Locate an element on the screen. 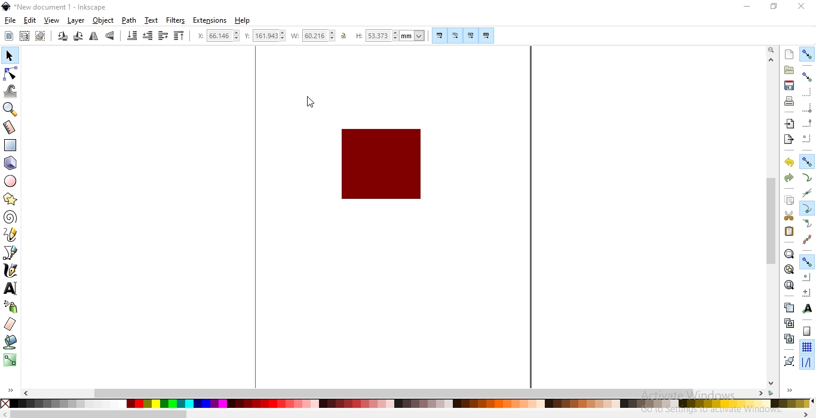 This screenshot has width=816, height=418. 53.373 is located at coordinates (380, 36).